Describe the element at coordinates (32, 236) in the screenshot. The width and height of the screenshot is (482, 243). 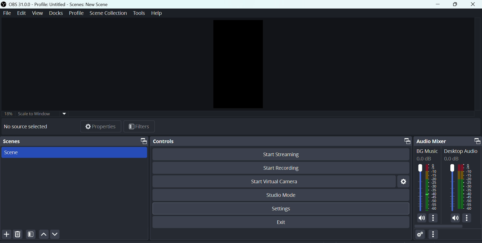
I see `Filters` at that location.